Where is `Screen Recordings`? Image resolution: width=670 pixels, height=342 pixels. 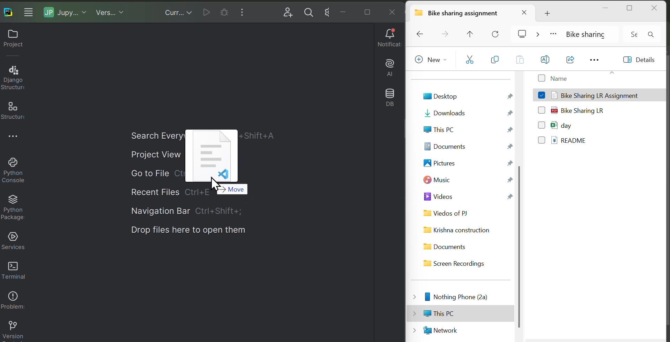
Screen Recordings is located at coordinates (459, 263).